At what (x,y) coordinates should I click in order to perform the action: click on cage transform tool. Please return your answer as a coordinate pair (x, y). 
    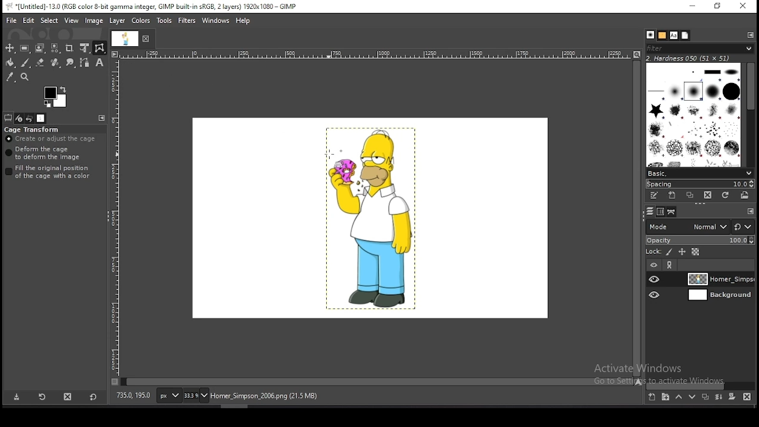
    Looking at the image, I should click on (100, 48).